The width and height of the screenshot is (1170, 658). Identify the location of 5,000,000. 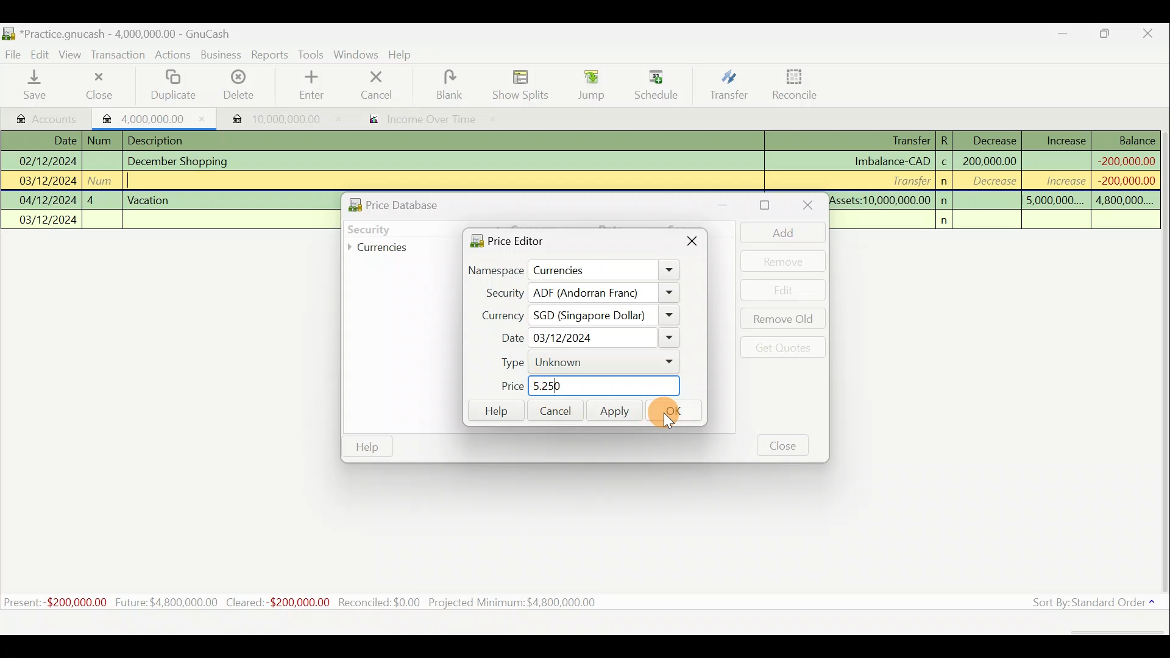
(1055, 202).